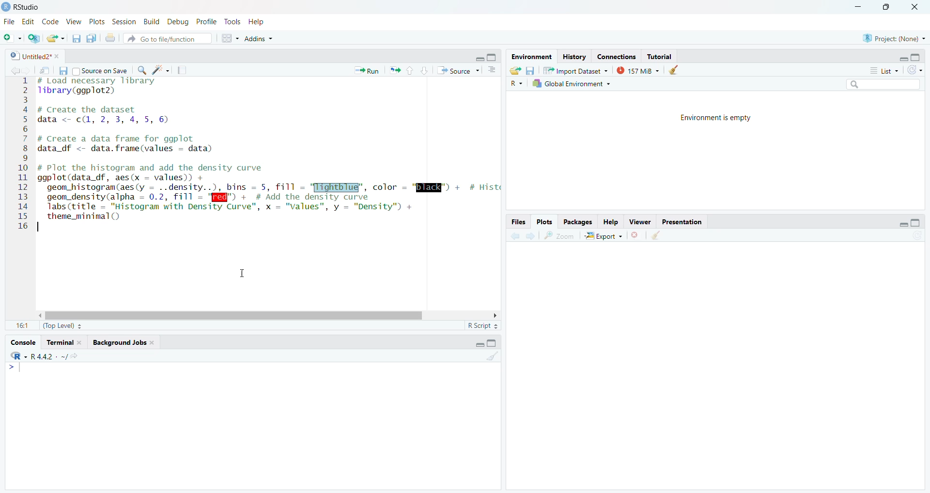 Image resolution: width=930 pixels, height=493 pixels. Describe the element at coordinates (79, 342) in the screenshot. I see `close` at that location.